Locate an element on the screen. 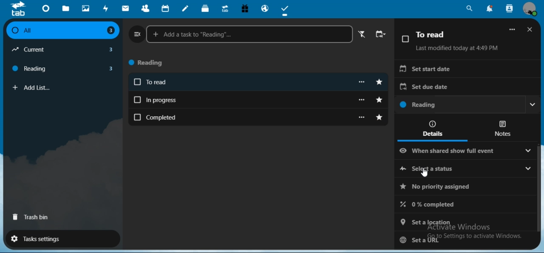 This screenshot has height=253, width=544. free trial is located at coordinates (245, 8).